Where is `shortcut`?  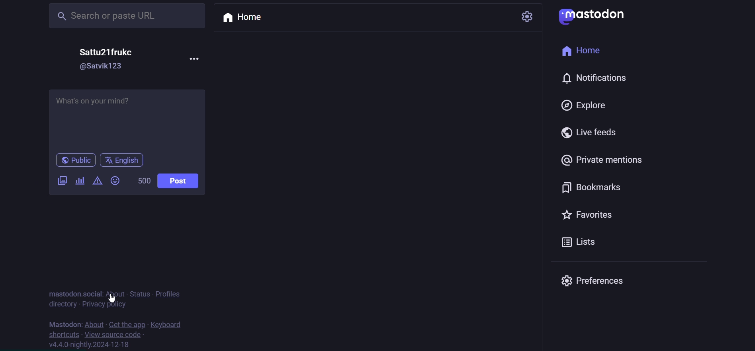
shortcut is located at coordinates (61, 333).